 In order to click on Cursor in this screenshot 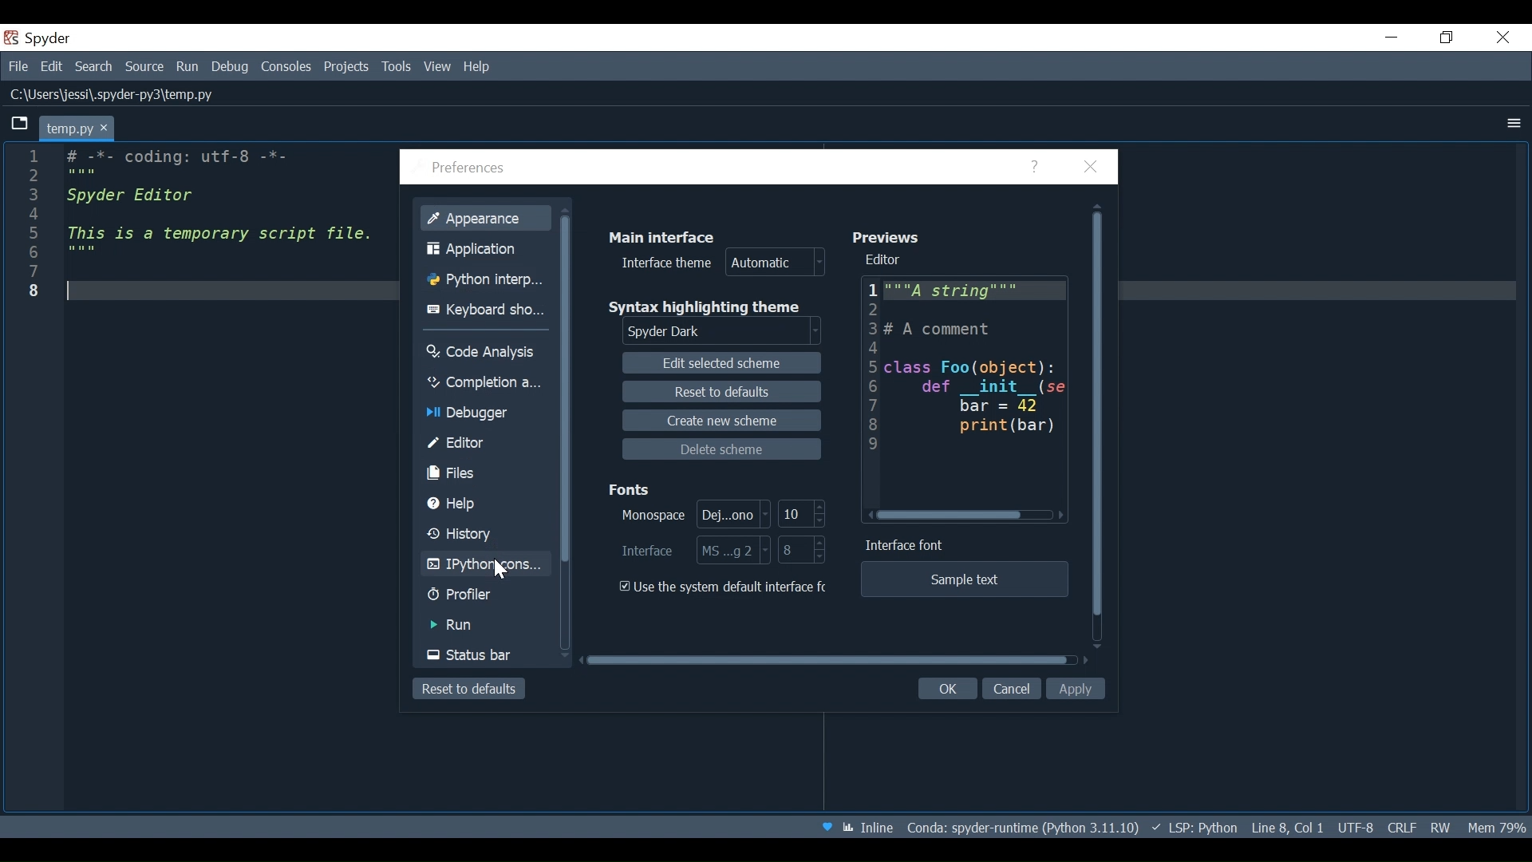, I will do `click(504, 571)`.